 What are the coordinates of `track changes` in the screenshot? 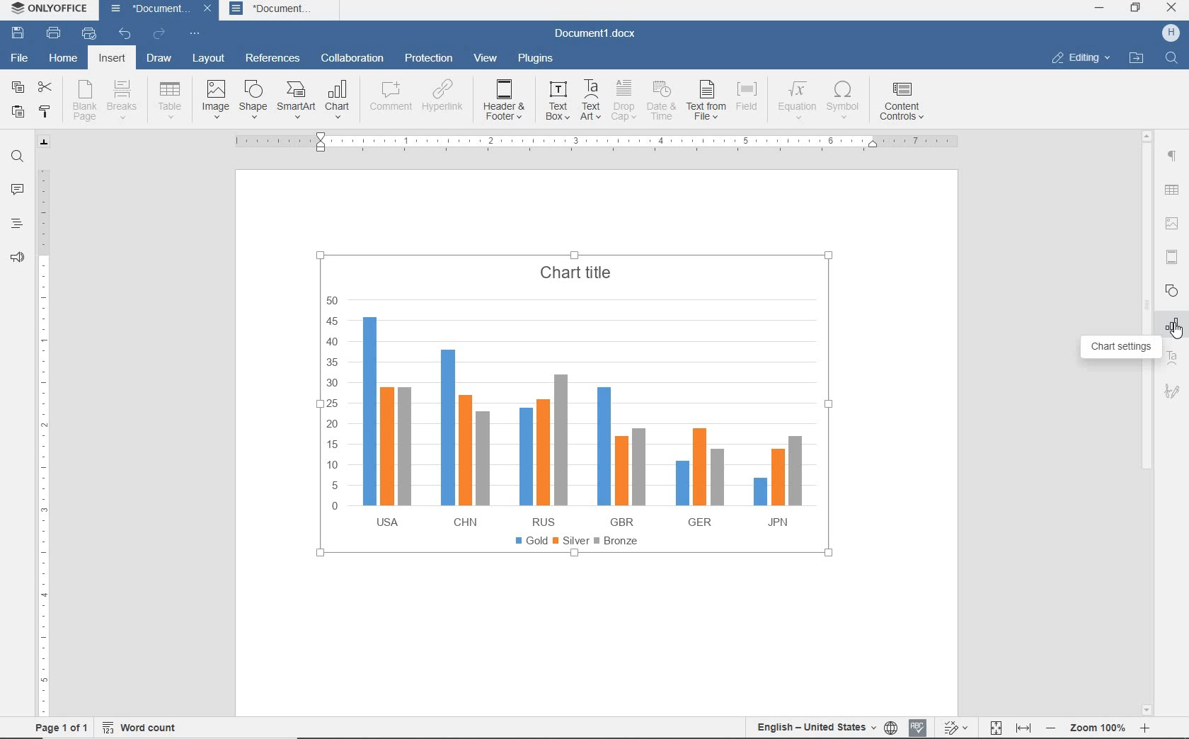 It's located at (958, 726).